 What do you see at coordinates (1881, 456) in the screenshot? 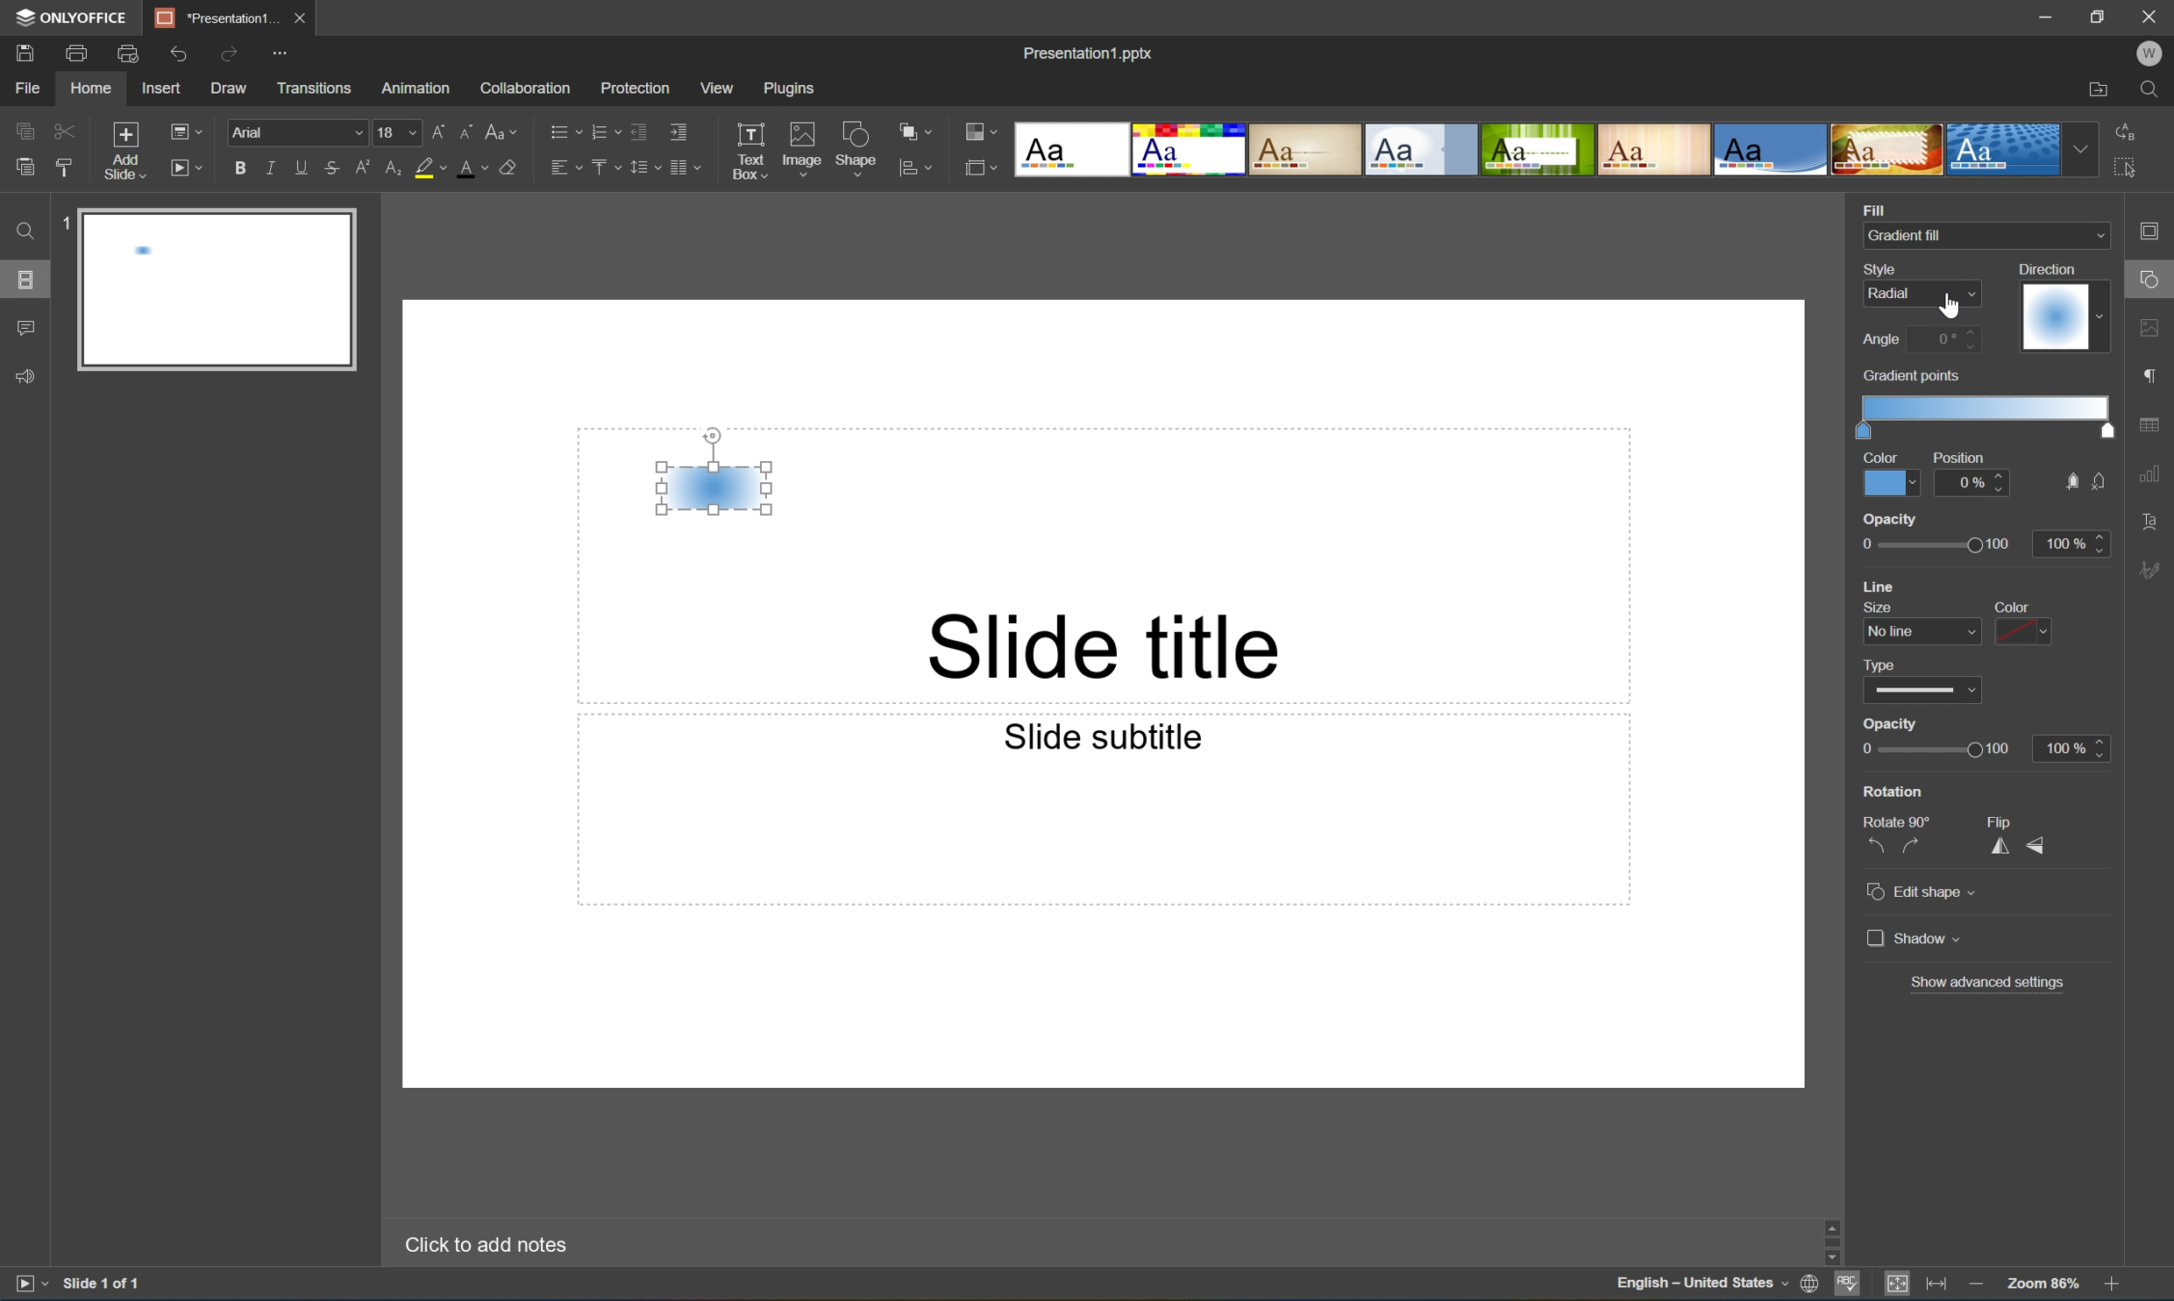
I see `Color` at bounding box center [1881, 456].